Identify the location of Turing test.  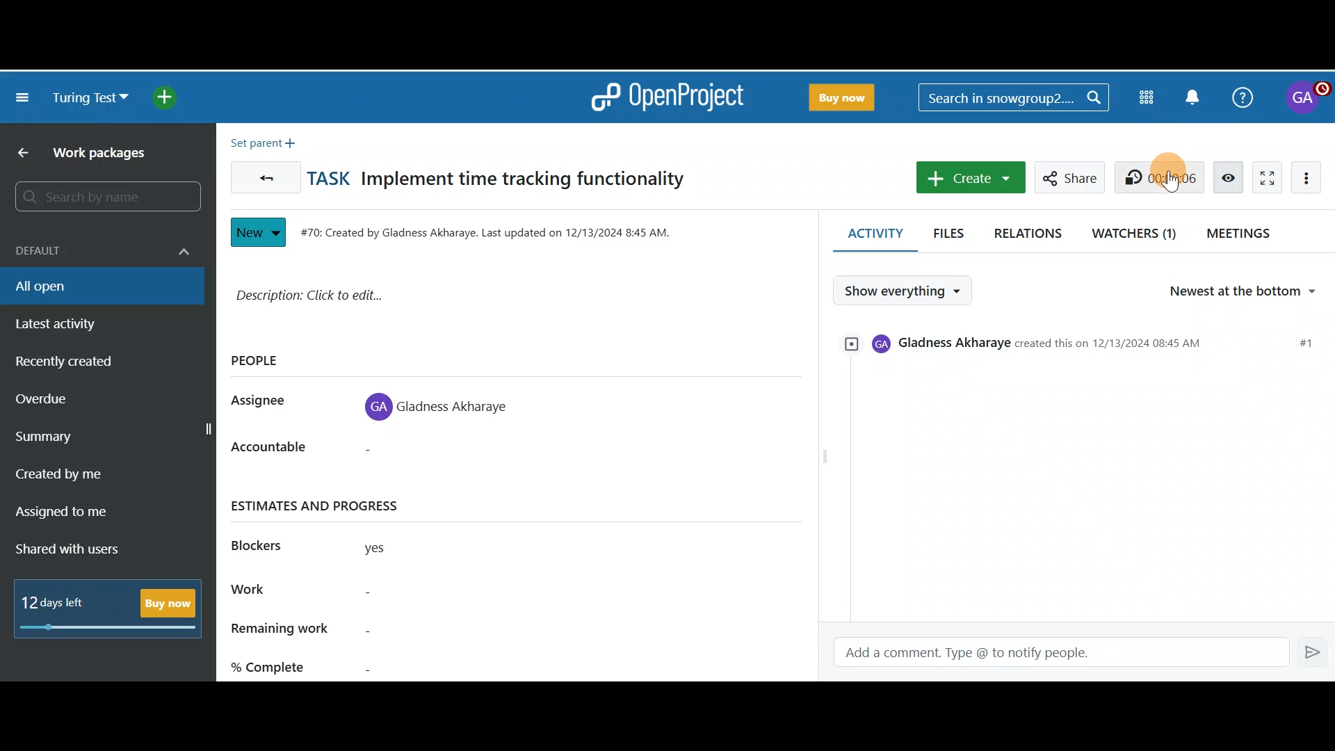
(90, 98).